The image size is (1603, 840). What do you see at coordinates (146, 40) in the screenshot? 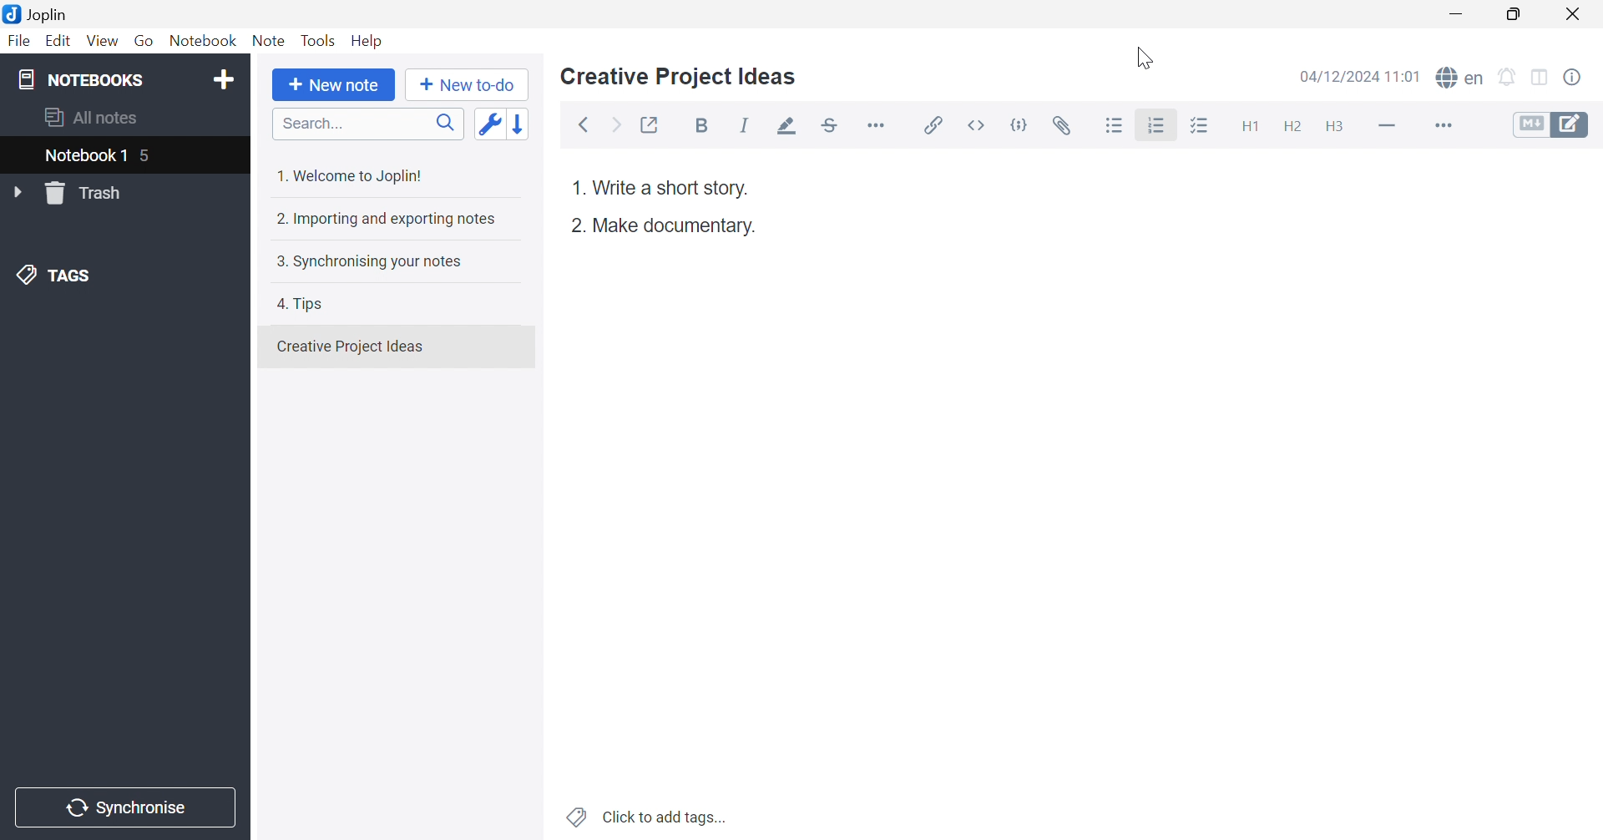
I see `Go` at bounding box center [146, 40].